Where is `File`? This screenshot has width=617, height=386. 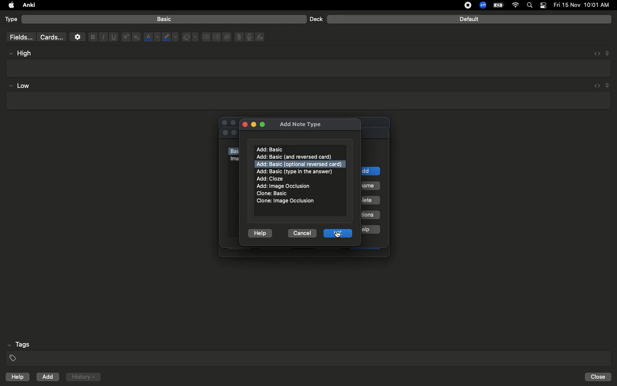
File is located at coordinates (237, 37).